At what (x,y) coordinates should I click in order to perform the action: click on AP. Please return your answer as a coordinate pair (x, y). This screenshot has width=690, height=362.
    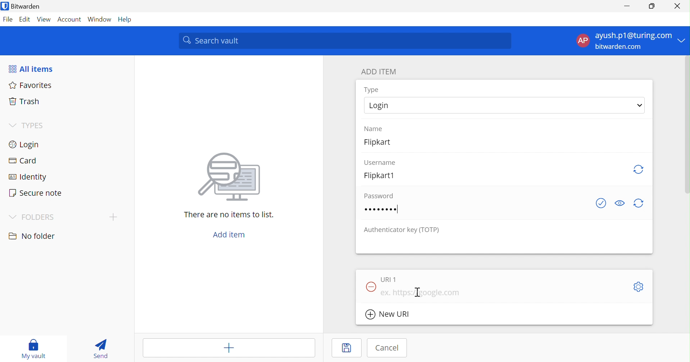
    Looking at the image, I should click on (582, 40).